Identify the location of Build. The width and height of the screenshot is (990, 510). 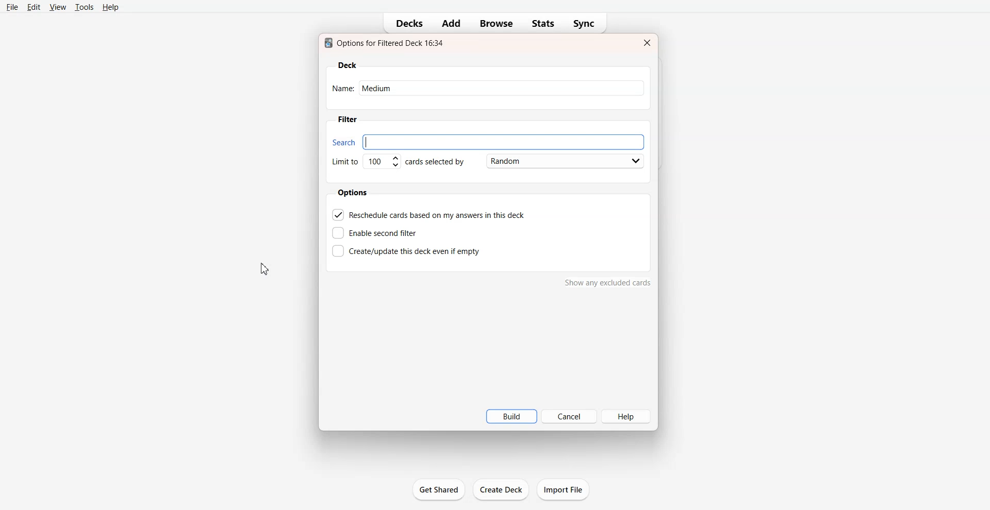
(507, 416).